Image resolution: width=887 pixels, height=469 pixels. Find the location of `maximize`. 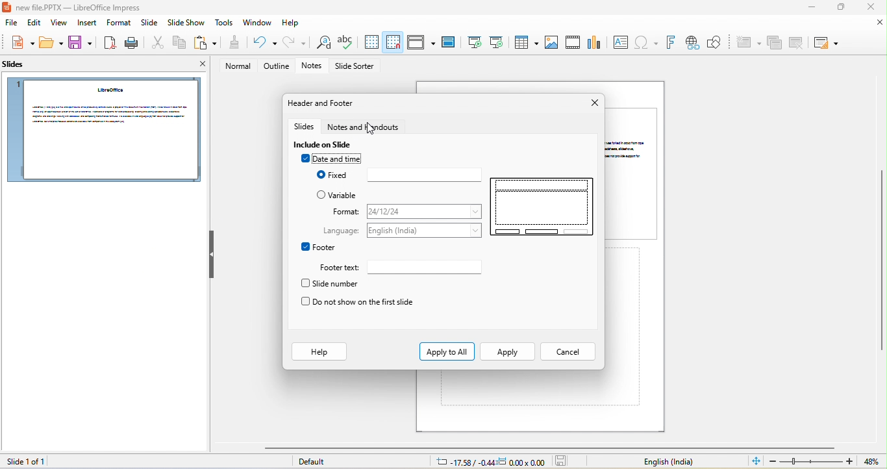

maximize is located at coordinates (840, 8).